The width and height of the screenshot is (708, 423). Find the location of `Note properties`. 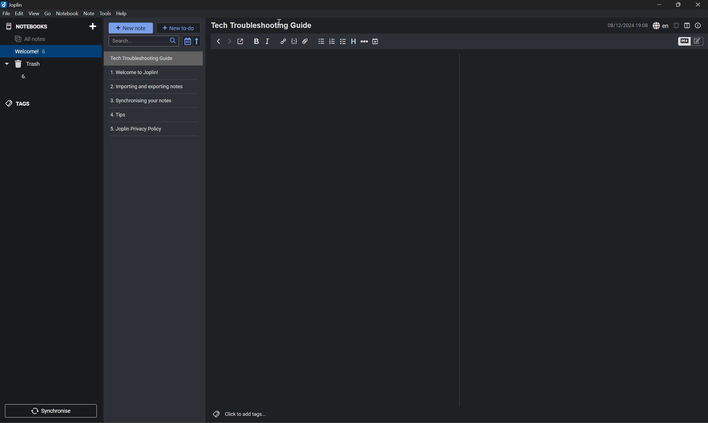

Note properties is located at coordinates (698, 25).